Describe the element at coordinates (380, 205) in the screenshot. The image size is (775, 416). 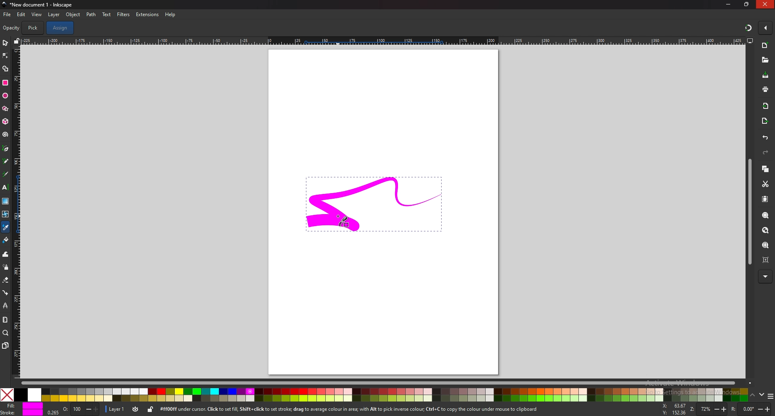
I see `selected drawing` at that location.